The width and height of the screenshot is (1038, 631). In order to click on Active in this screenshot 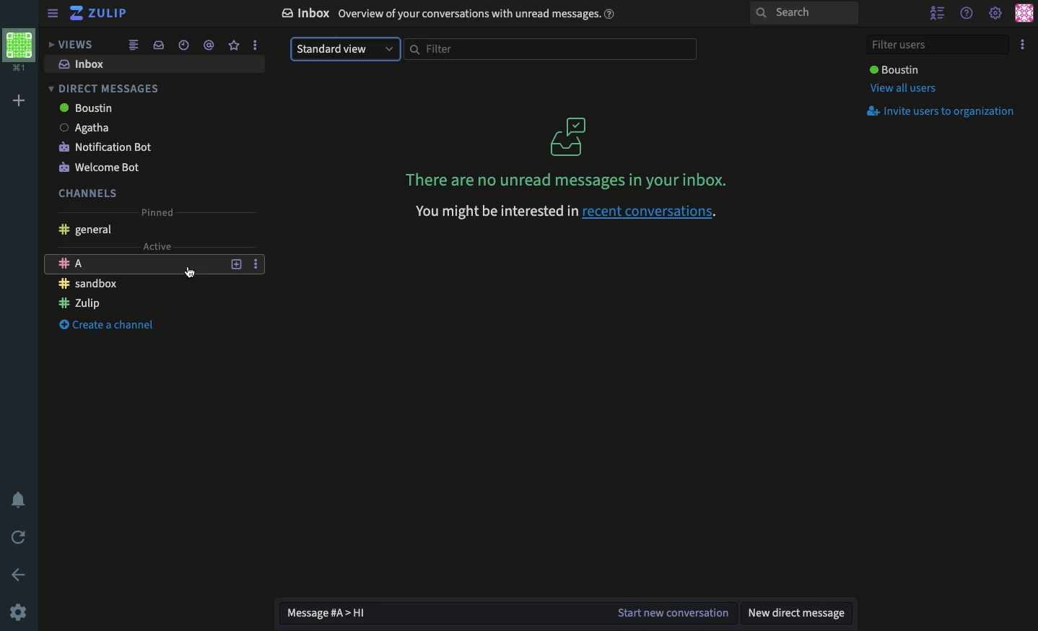, I will do `click(157, 245)`.